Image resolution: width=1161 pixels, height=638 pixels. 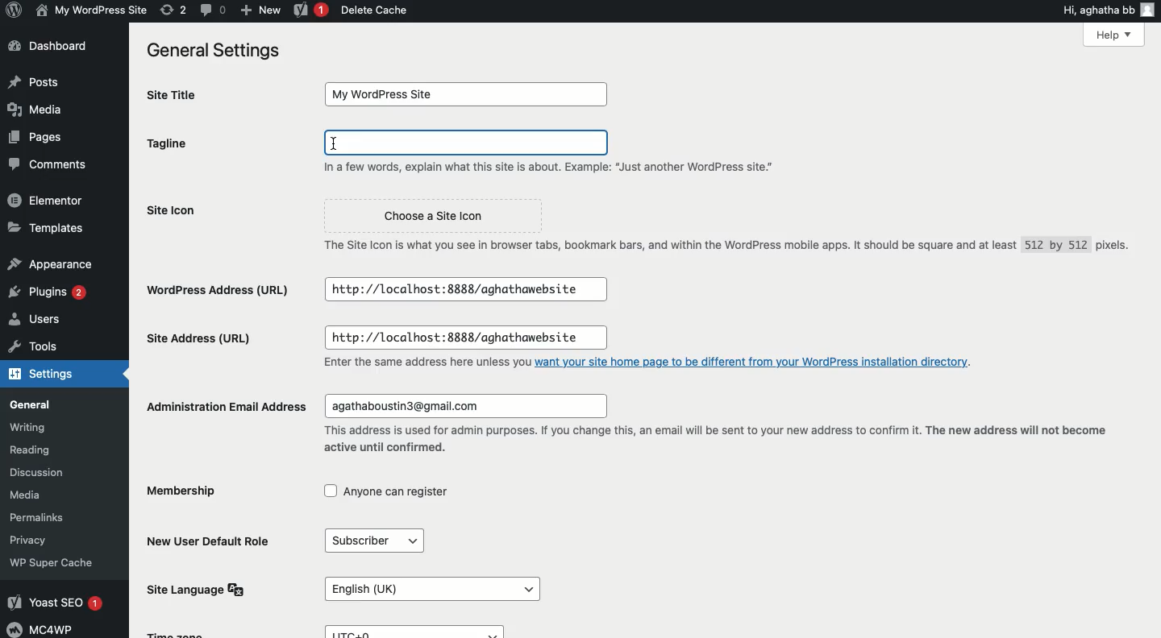 What do you see at coordinates (40, 448) in the screenshot?
I see `Reading` at bounding box center [40, 448].